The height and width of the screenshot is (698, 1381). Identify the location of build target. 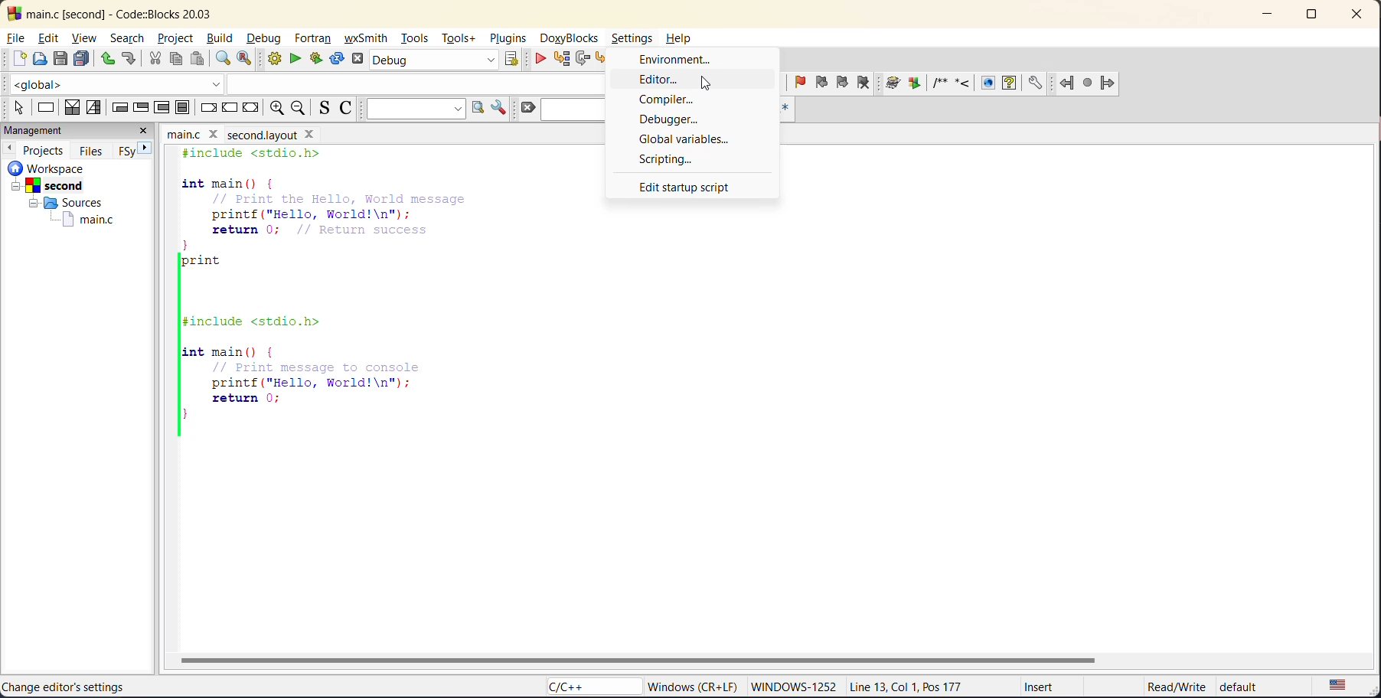
(434, 62).